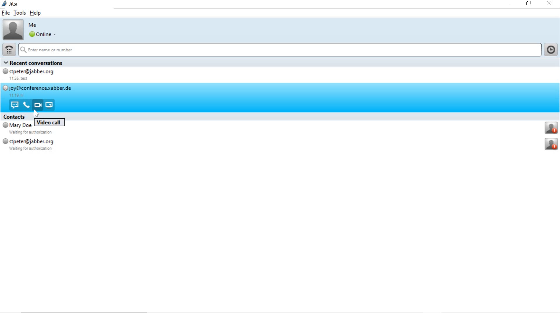 This screenshot has height=313, width=560. What do you see at coordinates (34, 25) in the screenshot?
I see `Me` at bounding box center [34, 25].